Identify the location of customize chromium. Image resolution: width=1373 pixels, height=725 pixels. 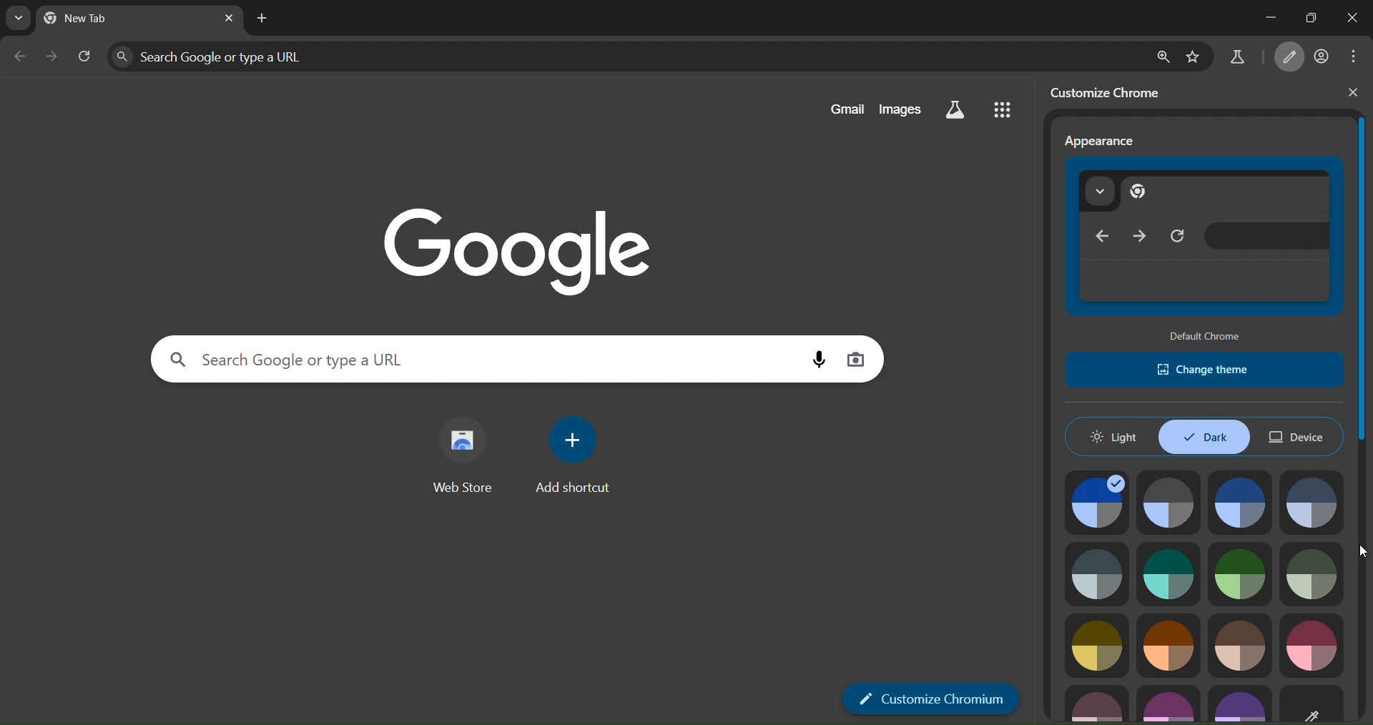
(1290, 56).